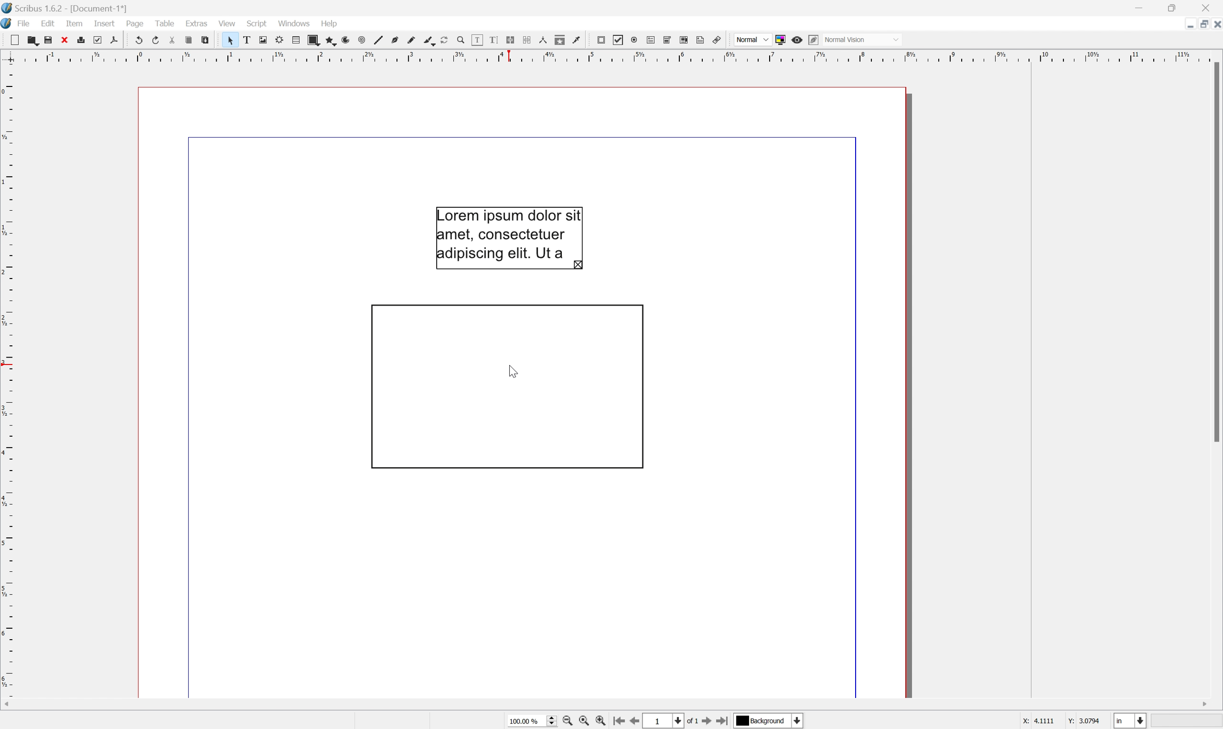 This screenshot has width=1223, height=729. I want to click on Rotate item, so click(448, 40).